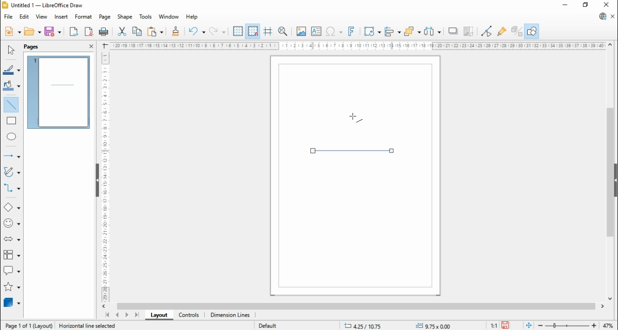 Image resolution: width=618 pixels, height=330 pixels. Describe the element at coordinates (31, 47) in the screenshot. I see `page` at that location.